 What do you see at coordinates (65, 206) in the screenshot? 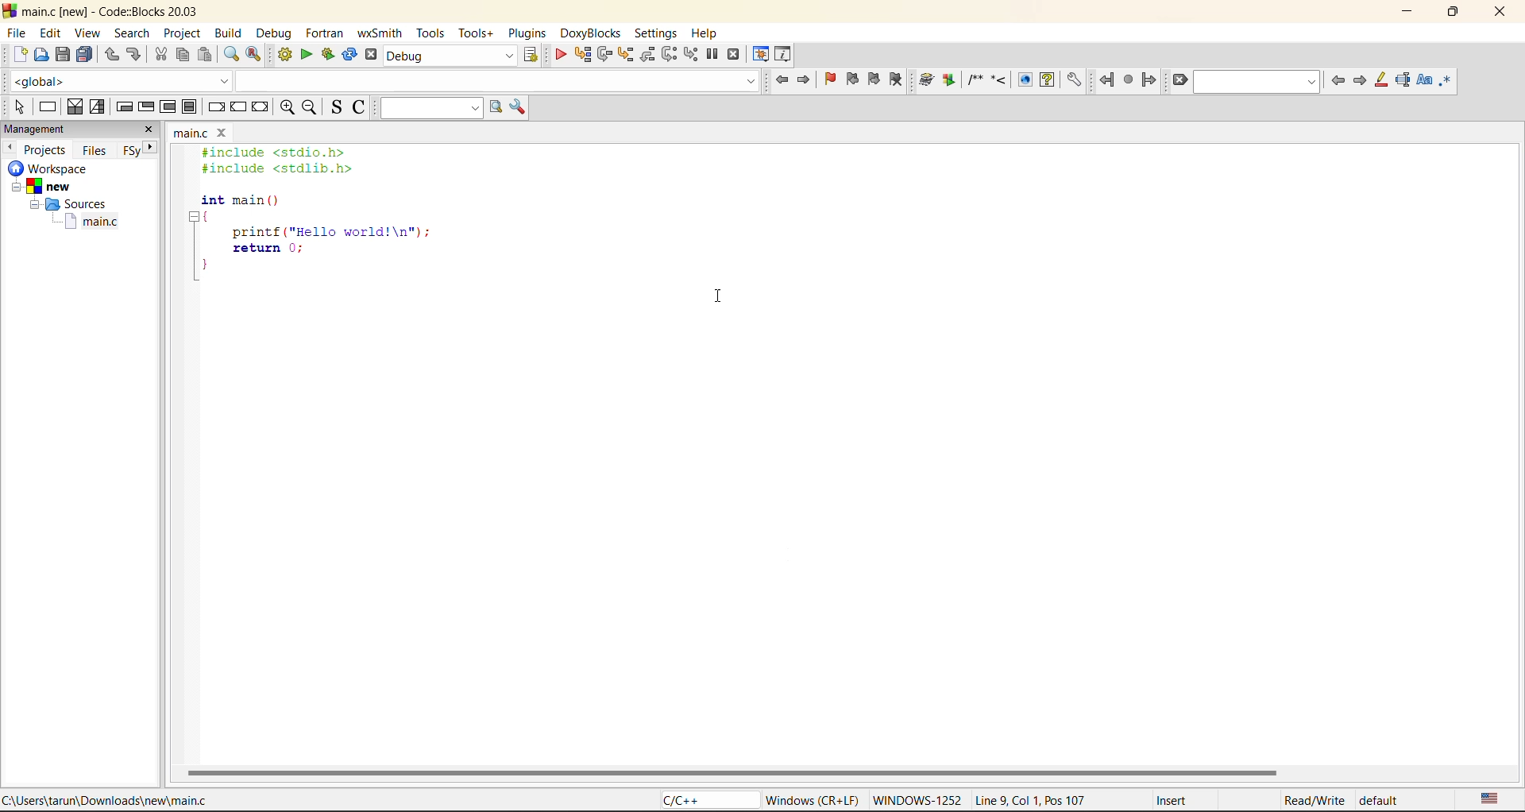
I see `Sources` at bounding box center [65, 206].